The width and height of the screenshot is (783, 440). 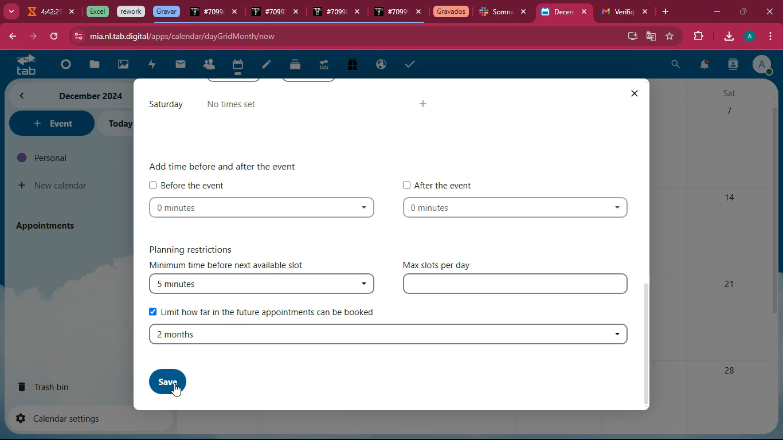 What do you see at coordinates (96, 11) in the screenshot?
I see `tab` at bounding box center [96, 11].